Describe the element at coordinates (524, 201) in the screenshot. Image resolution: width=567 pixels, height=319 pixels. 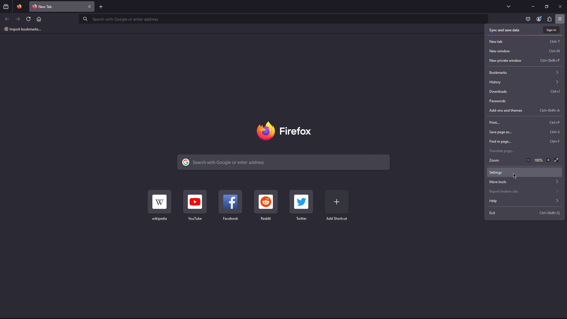
I see `Help` at that location.